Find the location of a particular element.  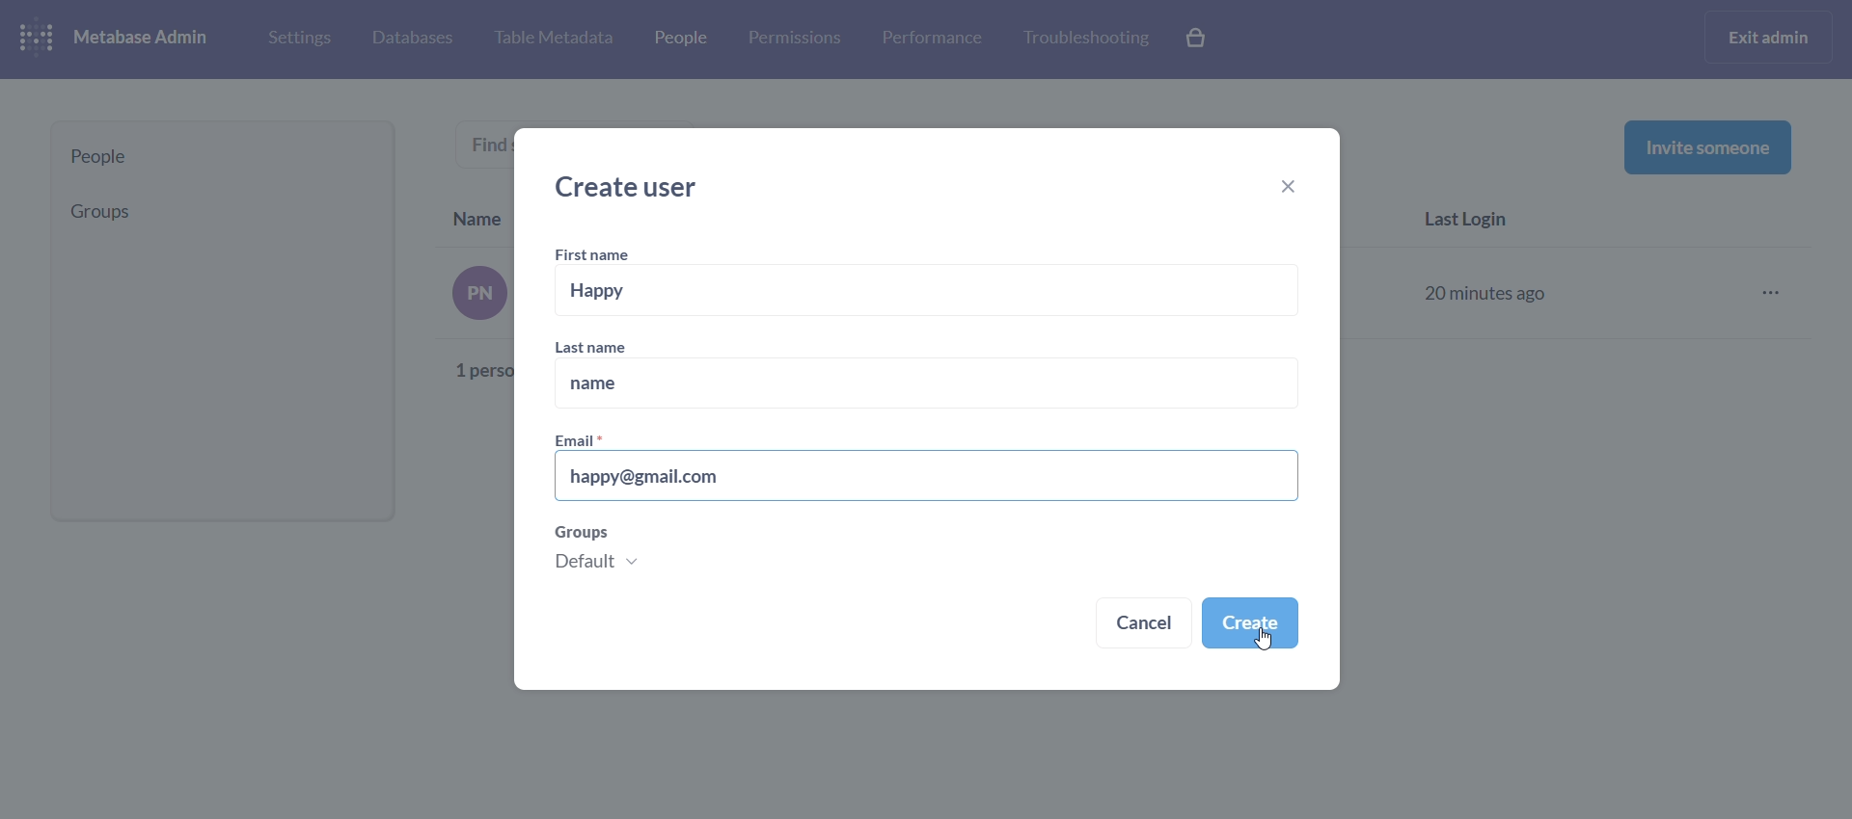

logo is located at coordinates (41, 40).